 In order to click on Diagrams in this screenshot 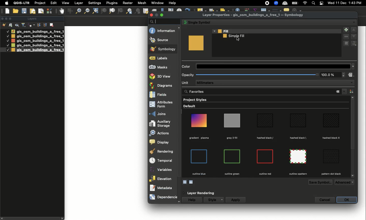, I will do `click(162, 85)`.